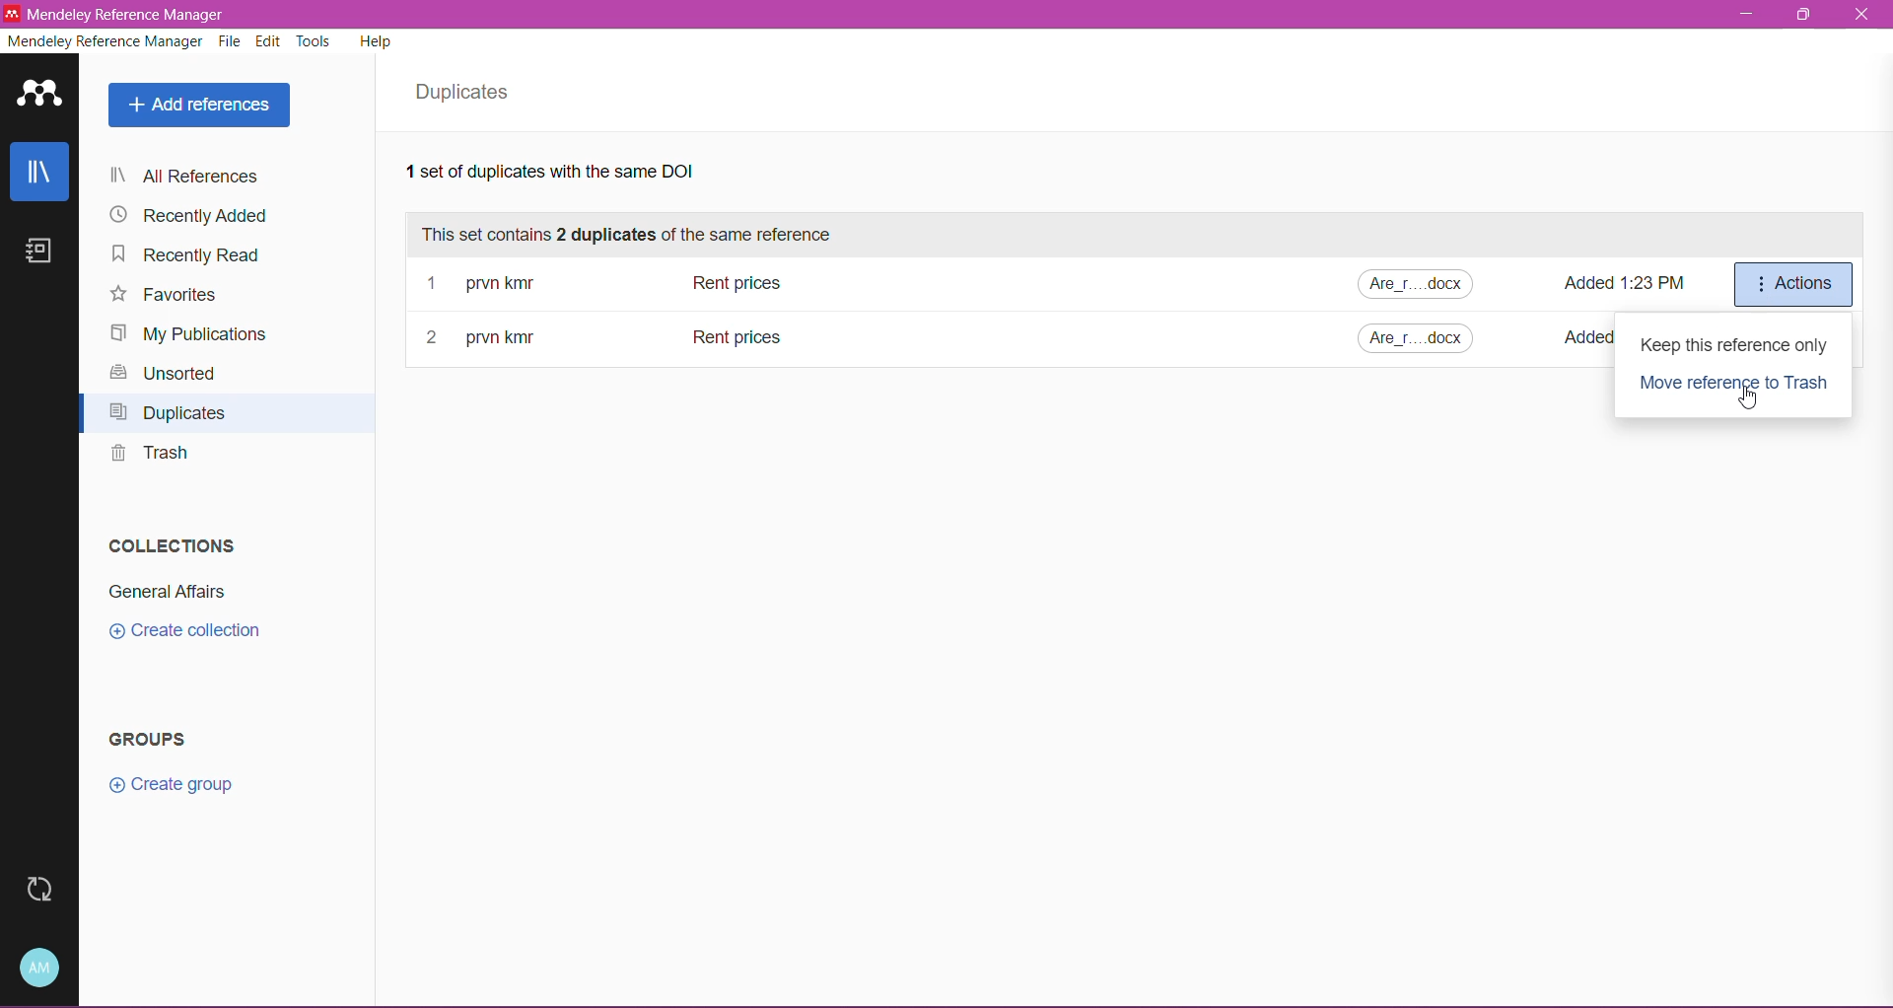 This screenshot has height=1008, width=1893. What do you see at coordinates (736, 281) in the screenshot?
I see `Duplicate Item titles` at bounding box center [736, 281].